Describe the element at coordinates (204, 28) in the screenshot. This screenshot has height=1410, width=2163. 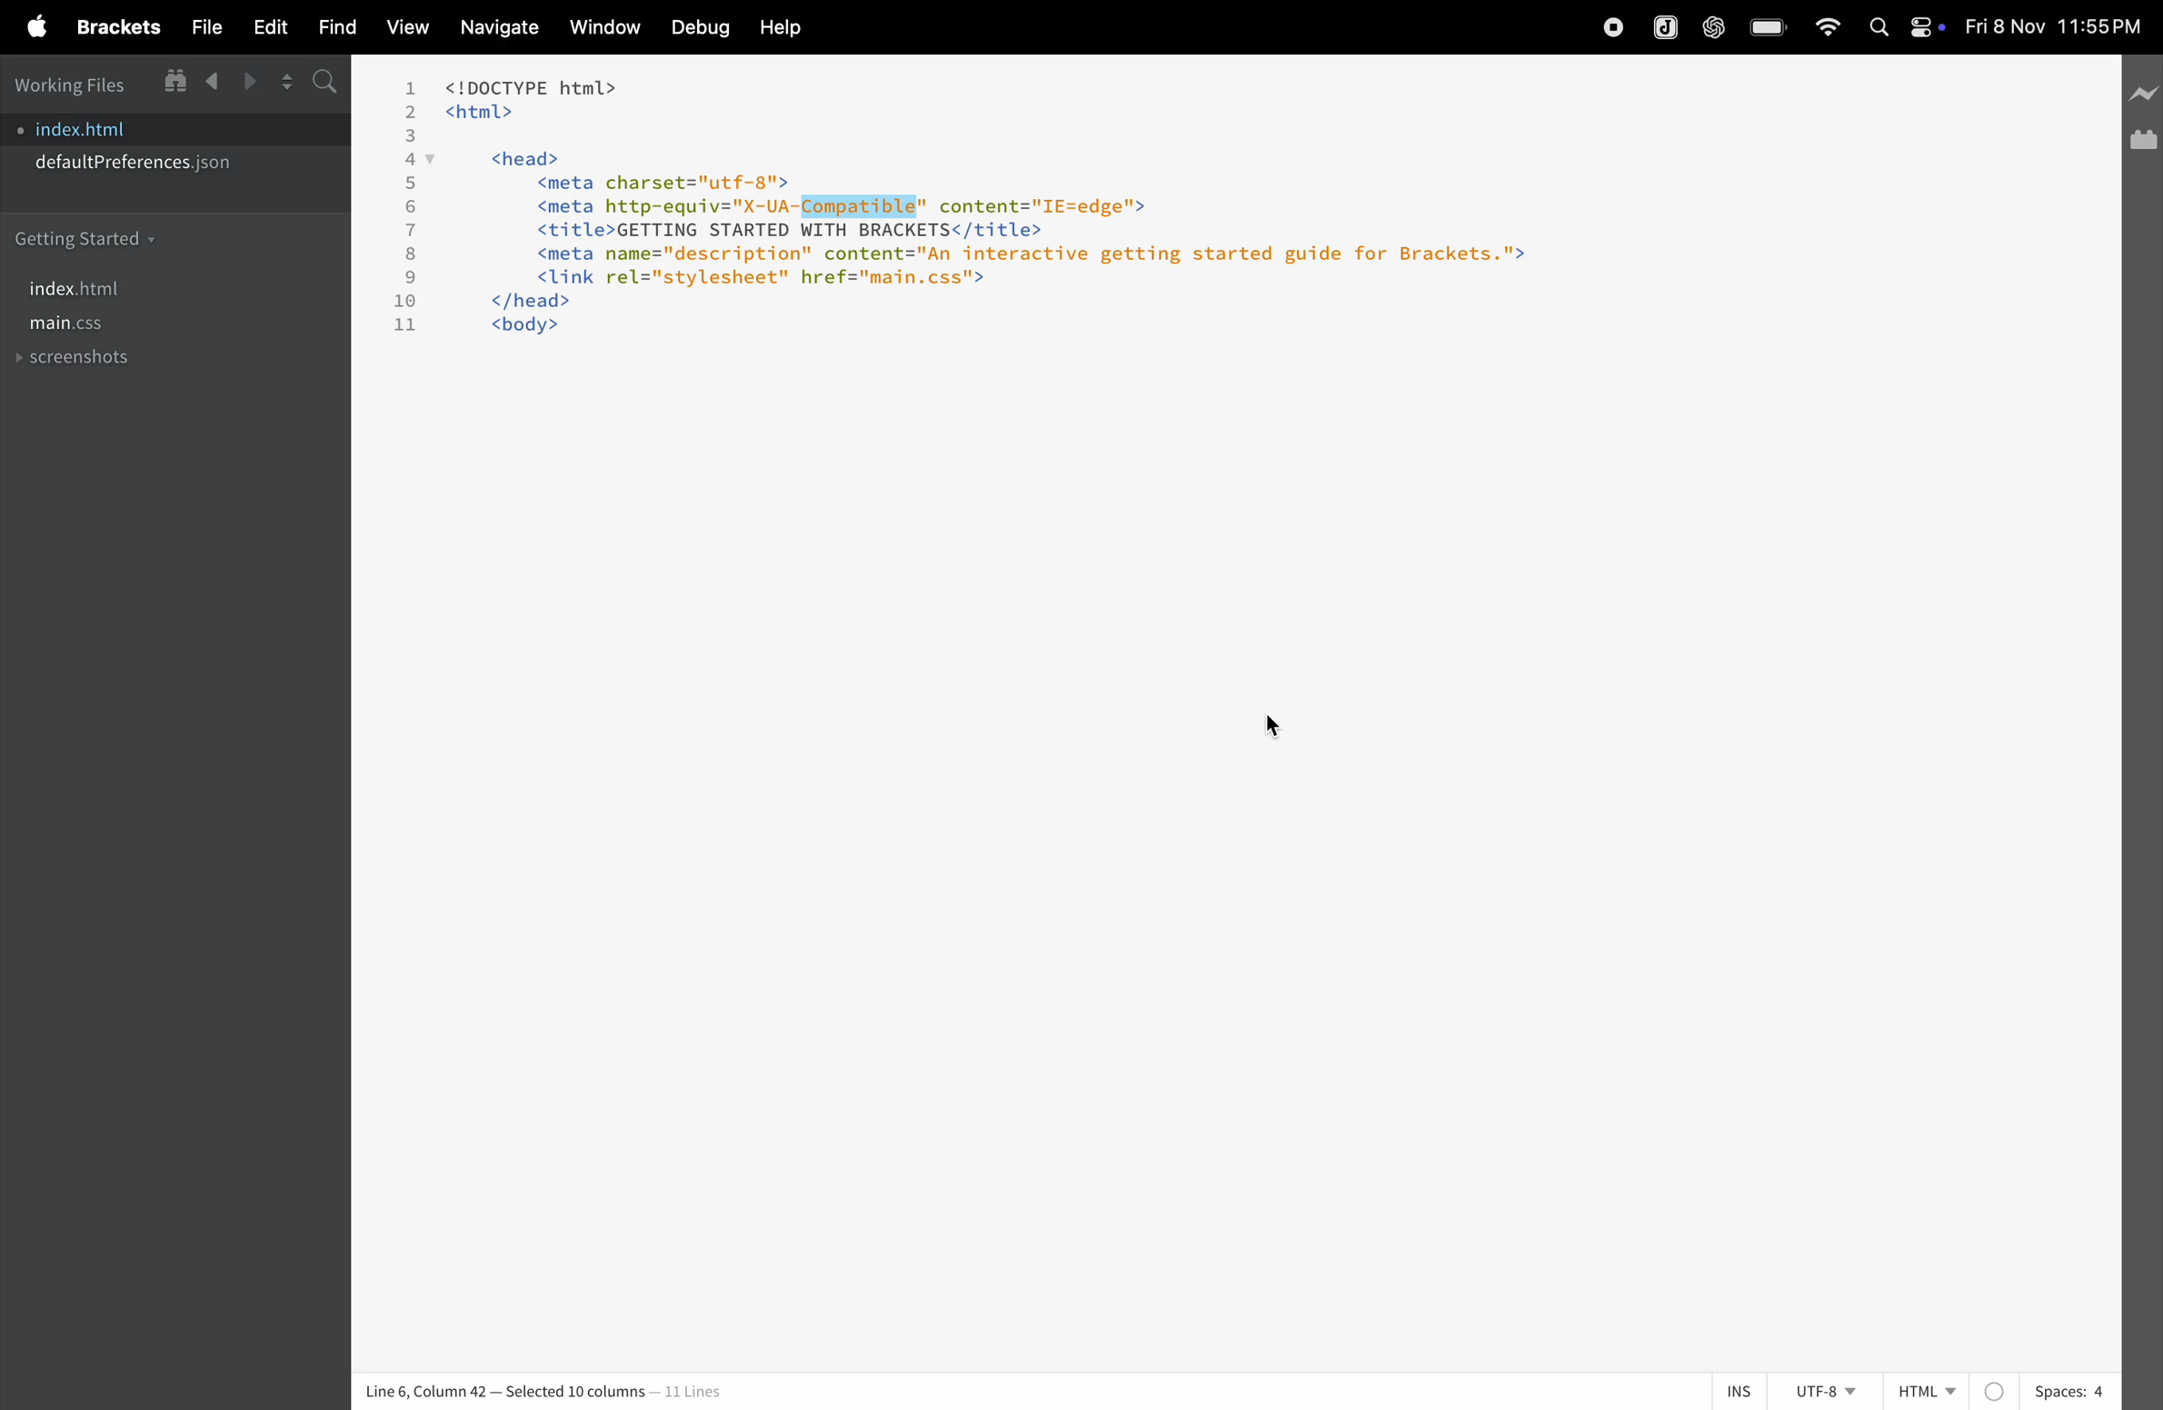
I see `file` at that location.